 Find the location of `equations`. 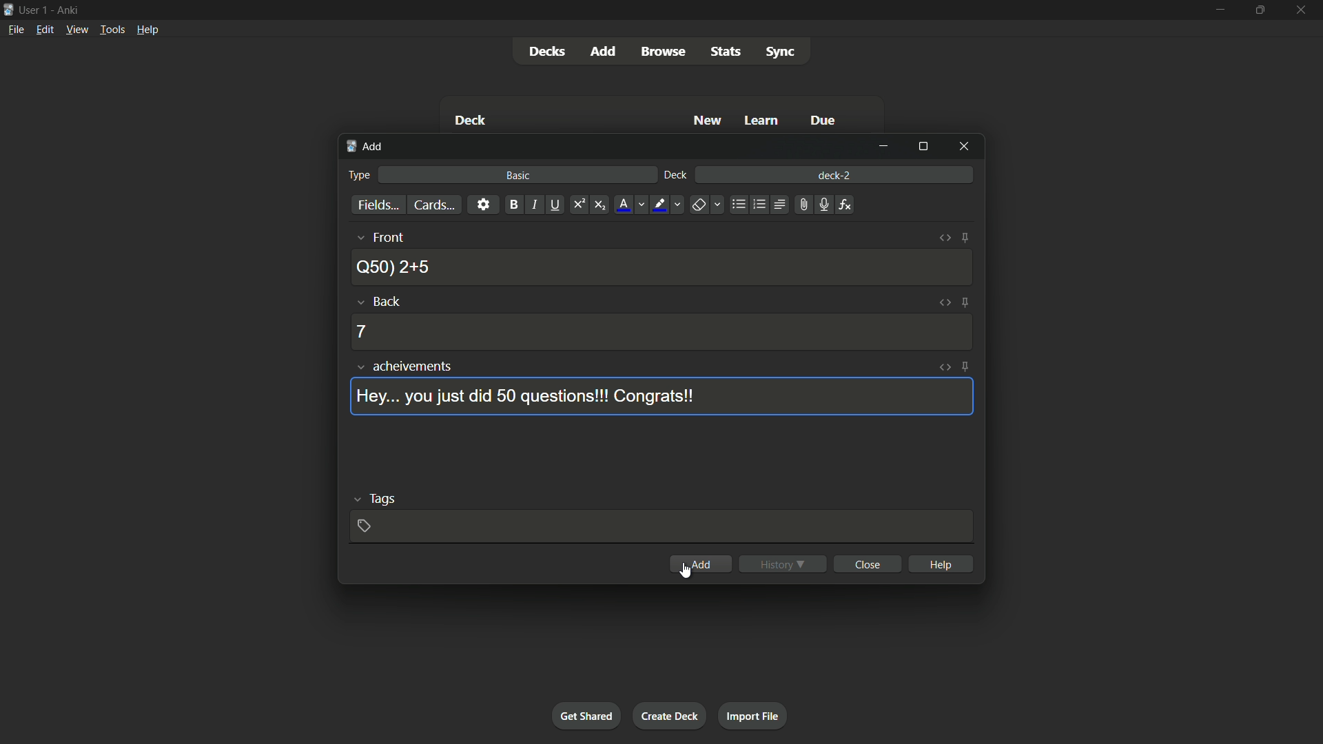

equations is located at coordinates (845, 205).